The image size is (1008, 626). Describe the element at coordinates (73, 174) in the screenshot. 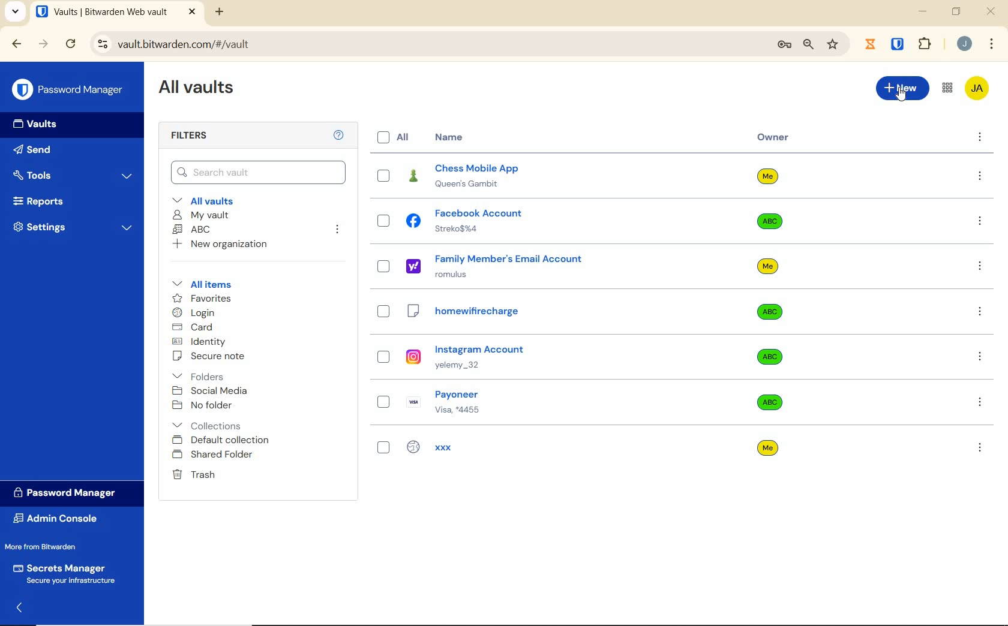

I see `Tools` at that location.